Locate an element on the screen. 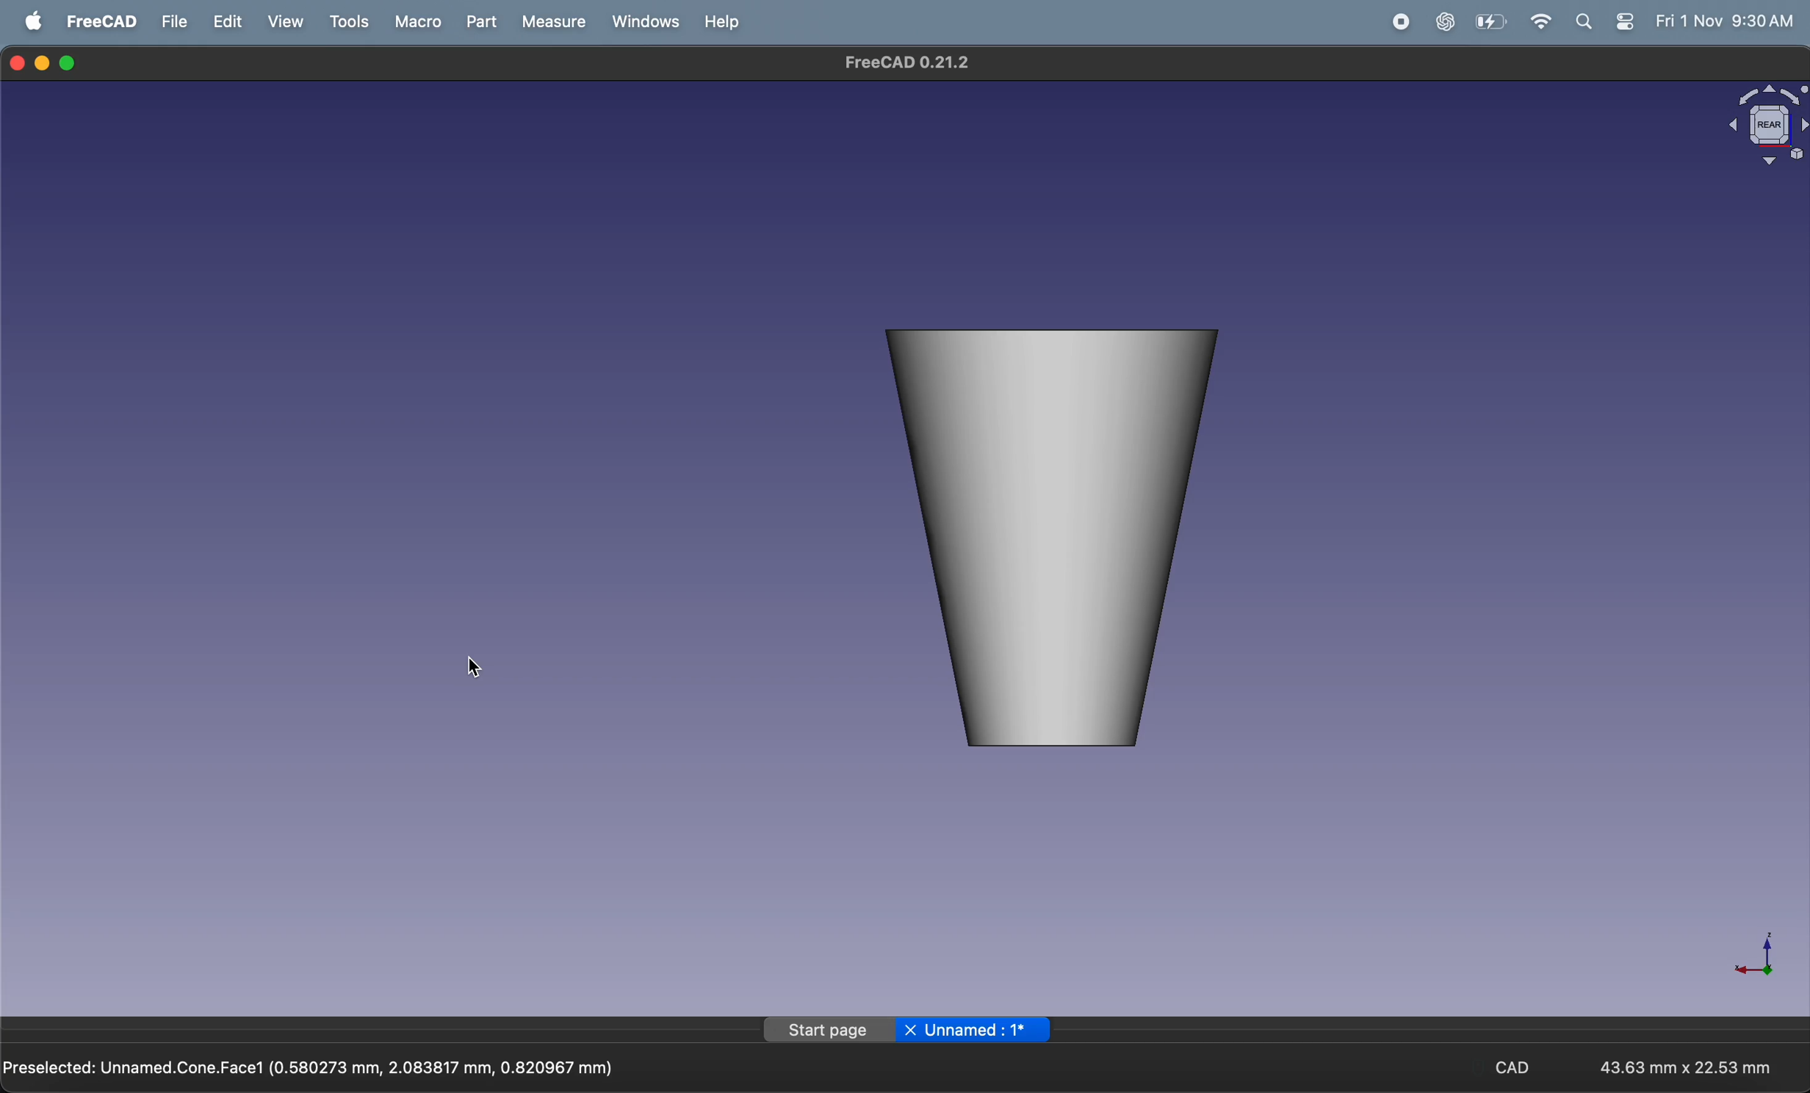 This screenshot has height=1093, width=1810. chatgpt is located at coordinates (1443, 21).